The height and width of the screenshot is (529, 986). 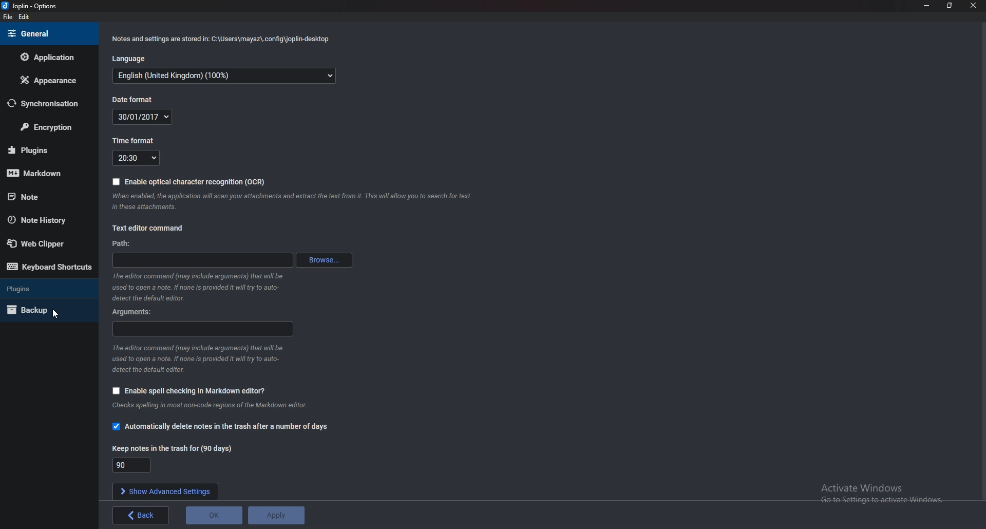 What do you see at coordinates (43, 244) in the screenshot?
I see `Web clipper` at bounding box center [43, 244].